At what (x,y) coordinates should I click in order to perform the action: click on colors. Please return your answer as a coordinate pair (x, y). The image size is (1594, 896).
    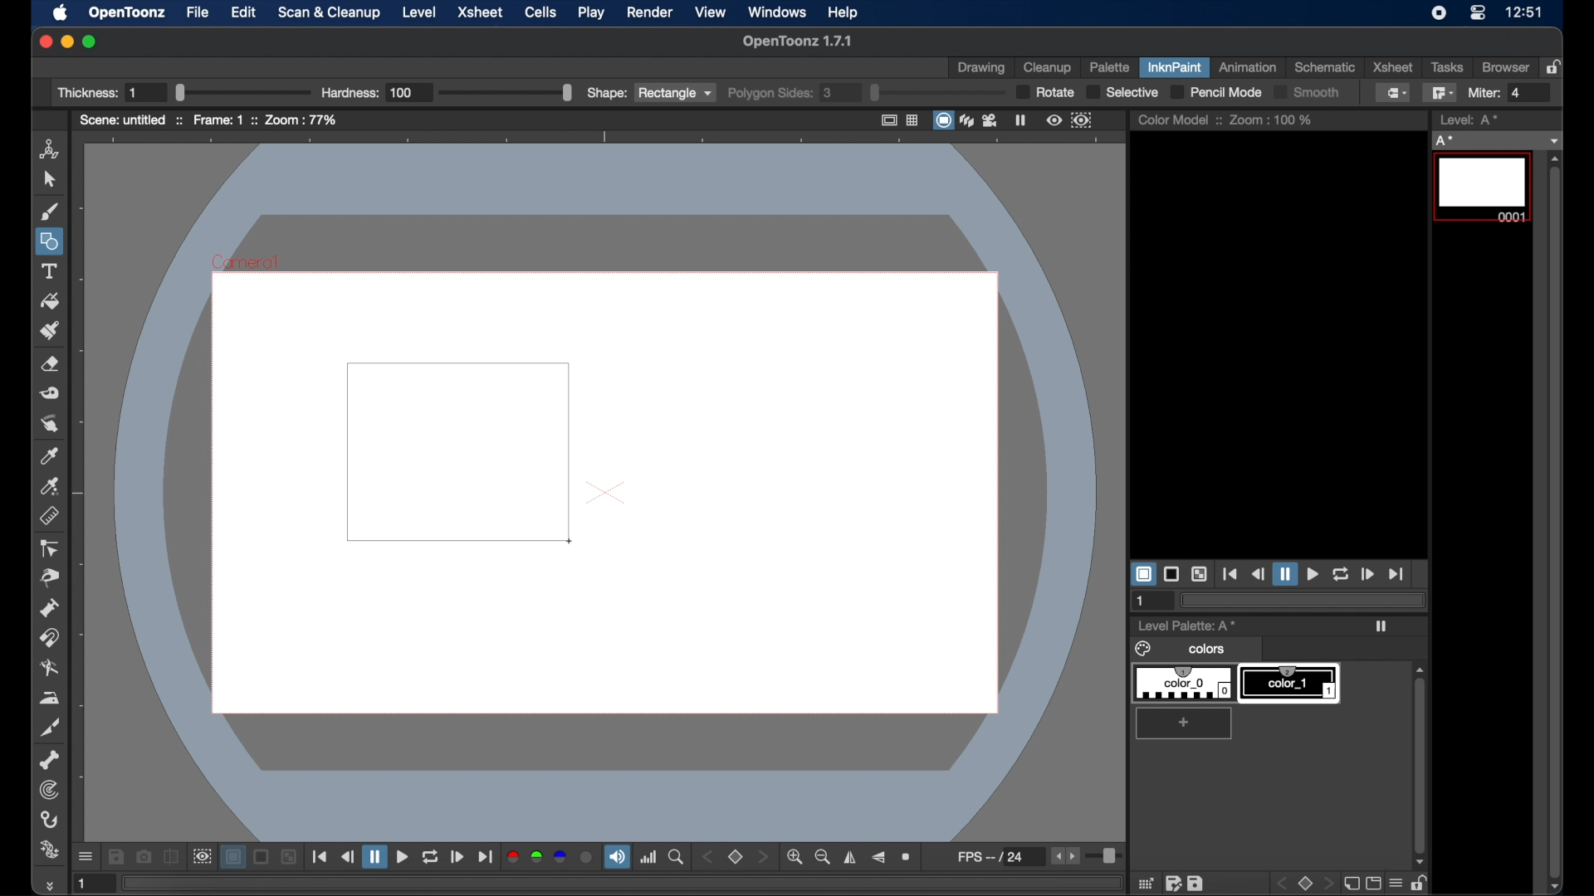
    Looking at the image, I should click on (1182, 650).